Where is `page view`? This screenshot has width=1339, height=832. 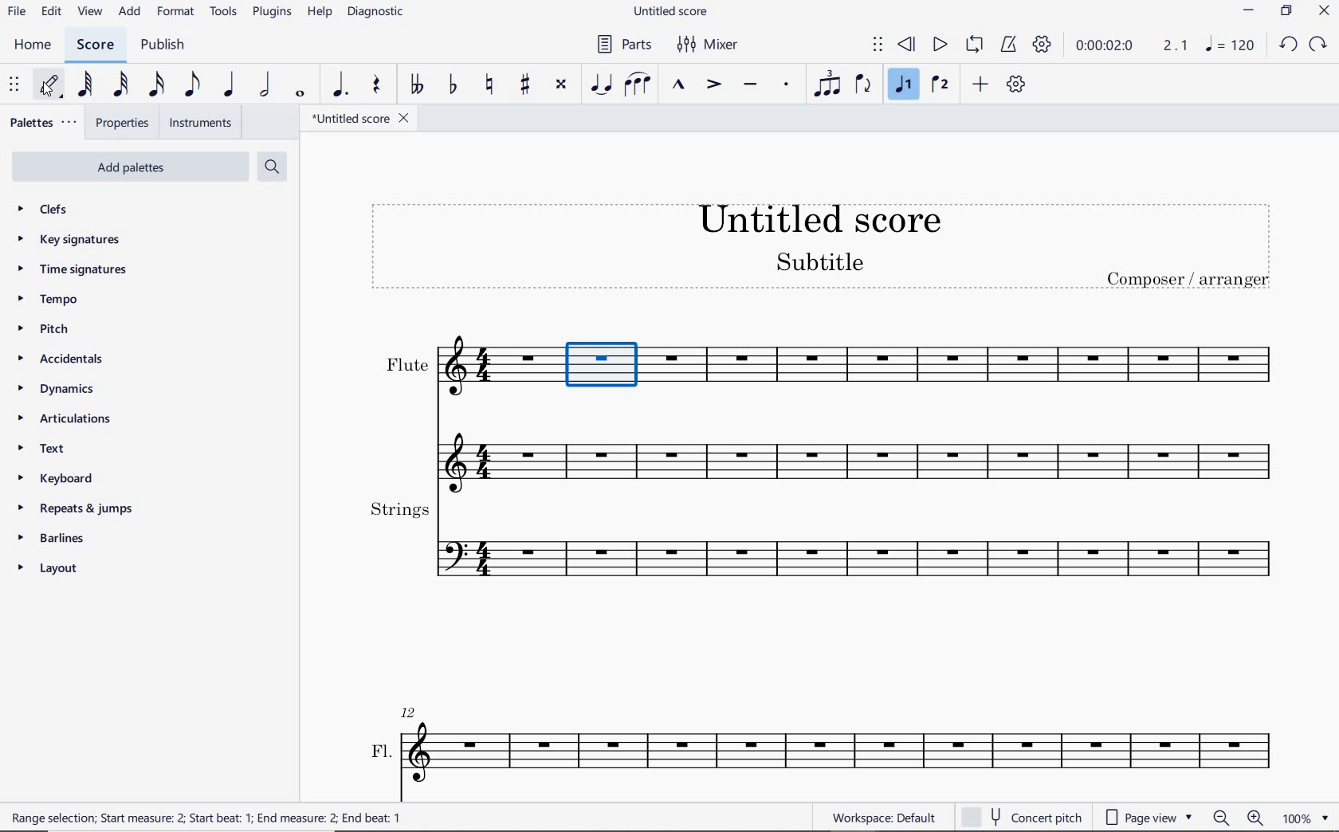
page view is located at coordinates (1147, 815).